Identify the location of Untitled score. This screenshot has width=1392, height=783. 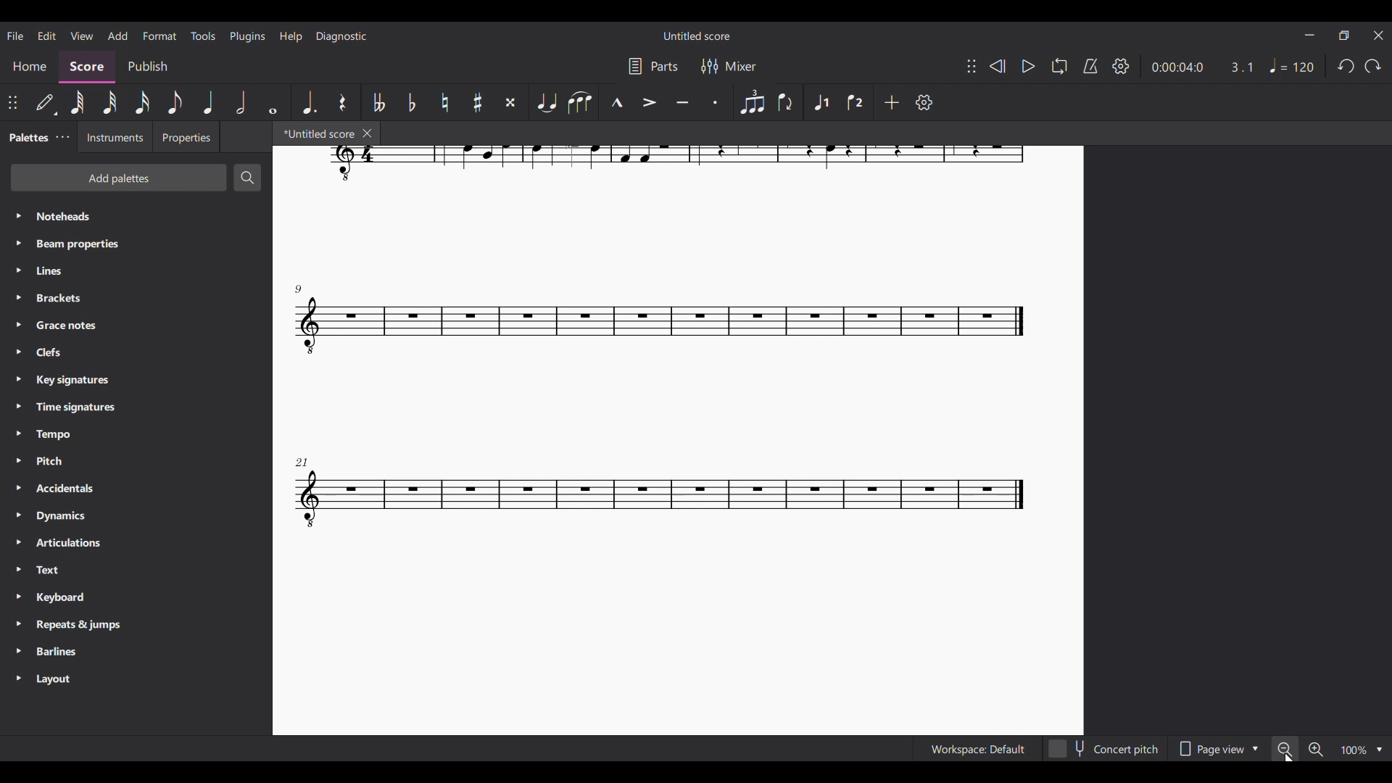
(697, 36).